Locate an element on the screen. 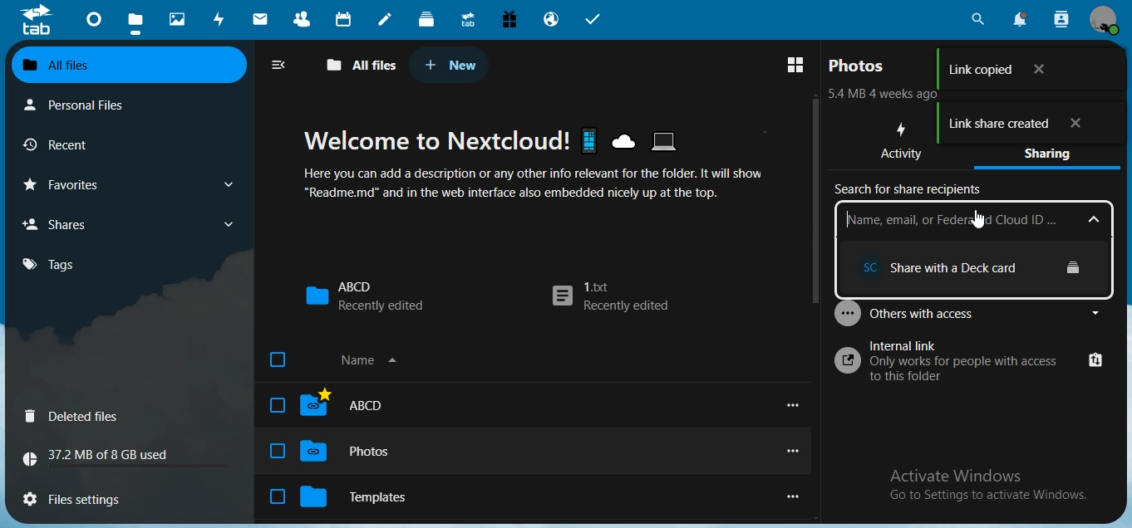 Image resolution: width=1132 pixels, height=528 pixels. show grid view is located at coordinates (795, 66).